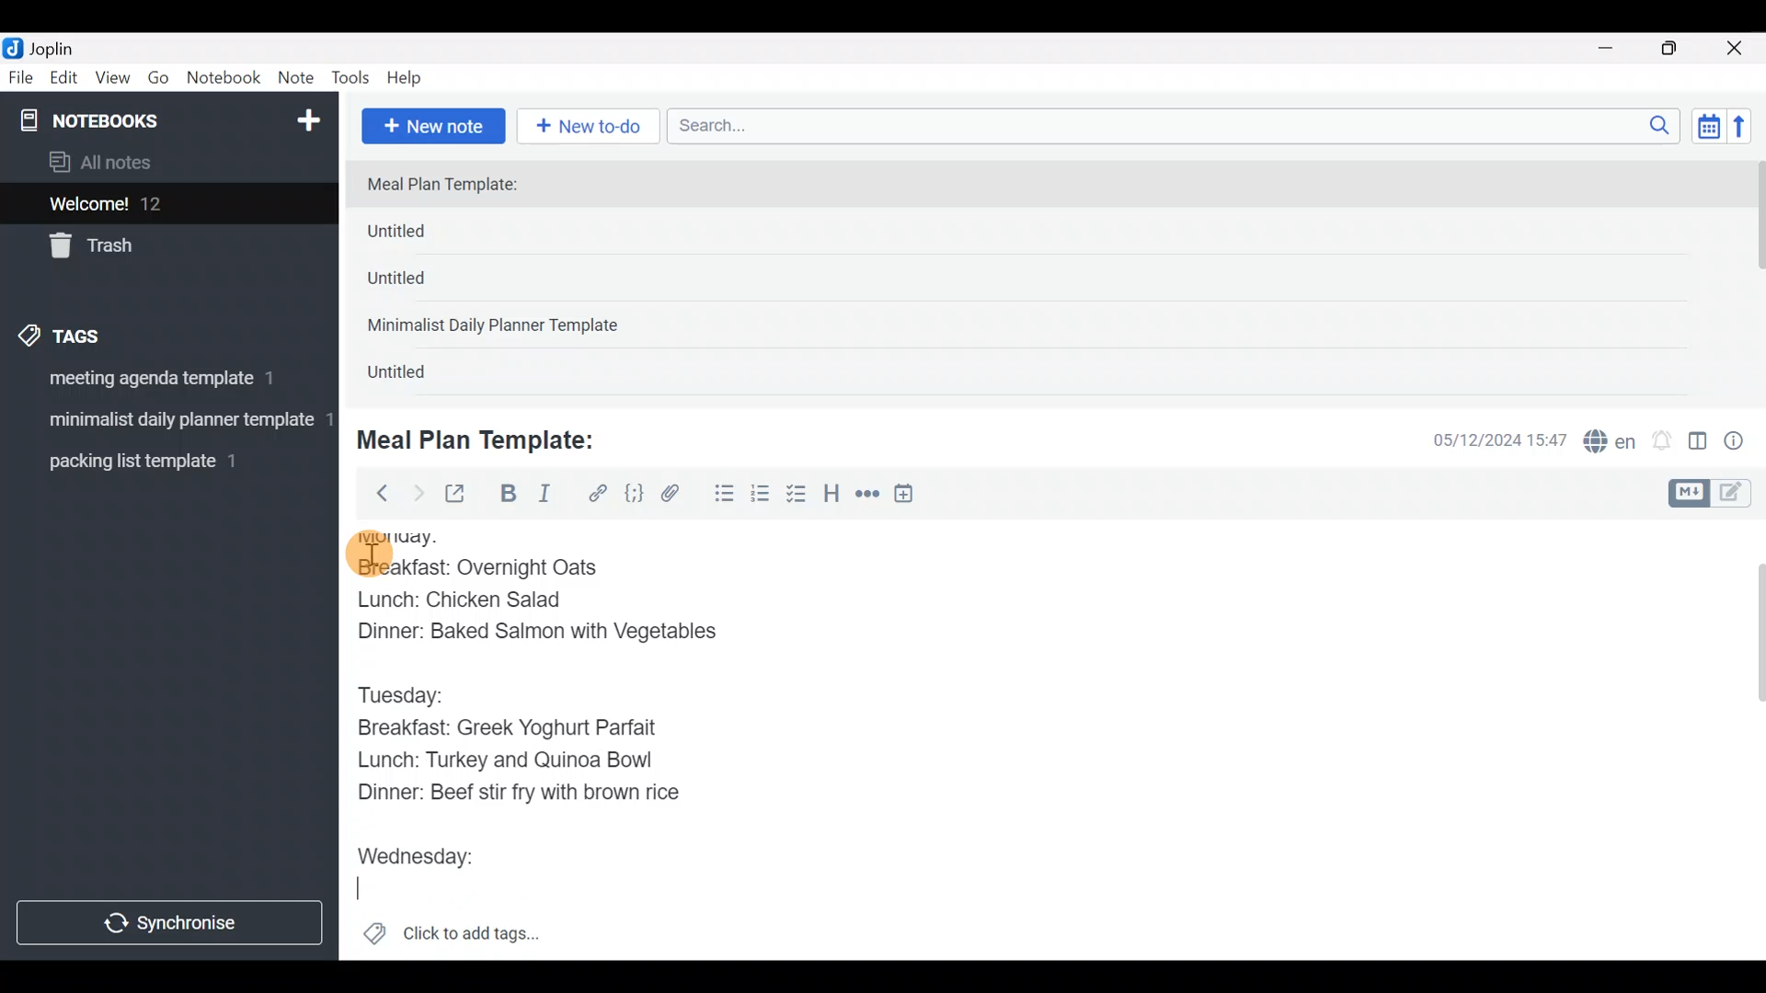 This screenshot has width=1766, height=993. What do you see at coordinates (453, 186) in the screenshot?
I see `Meal Plan Template:` at bounding box center [453, 186].